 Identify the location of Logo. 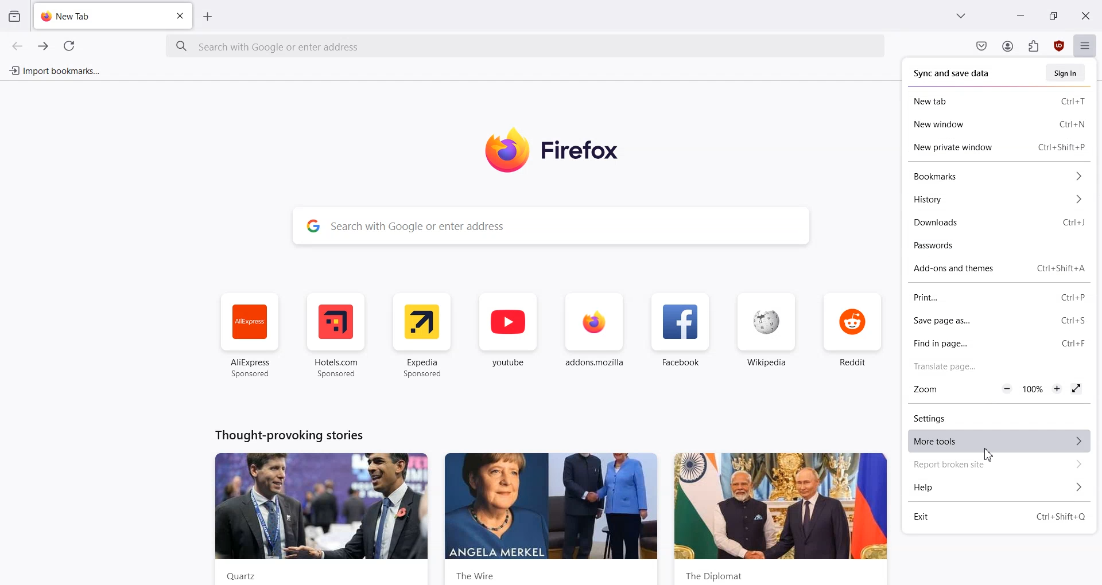
(568, 150).